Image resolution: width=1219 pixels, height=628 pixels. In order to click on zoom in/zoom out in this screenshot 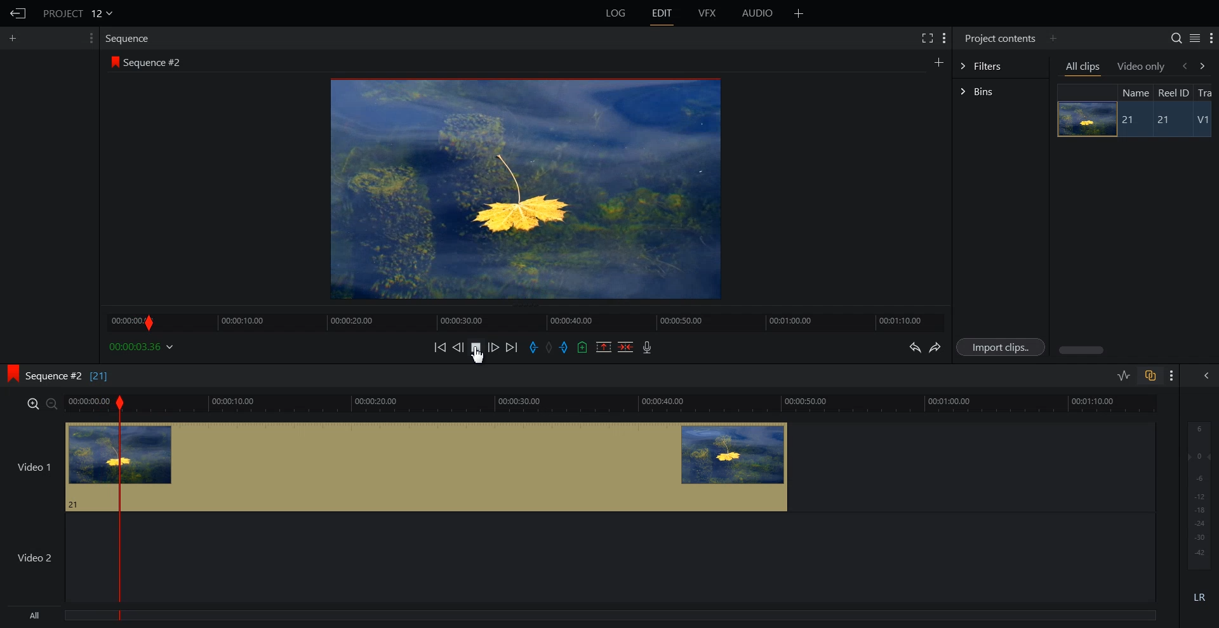, I will do `click(39, 403)`.